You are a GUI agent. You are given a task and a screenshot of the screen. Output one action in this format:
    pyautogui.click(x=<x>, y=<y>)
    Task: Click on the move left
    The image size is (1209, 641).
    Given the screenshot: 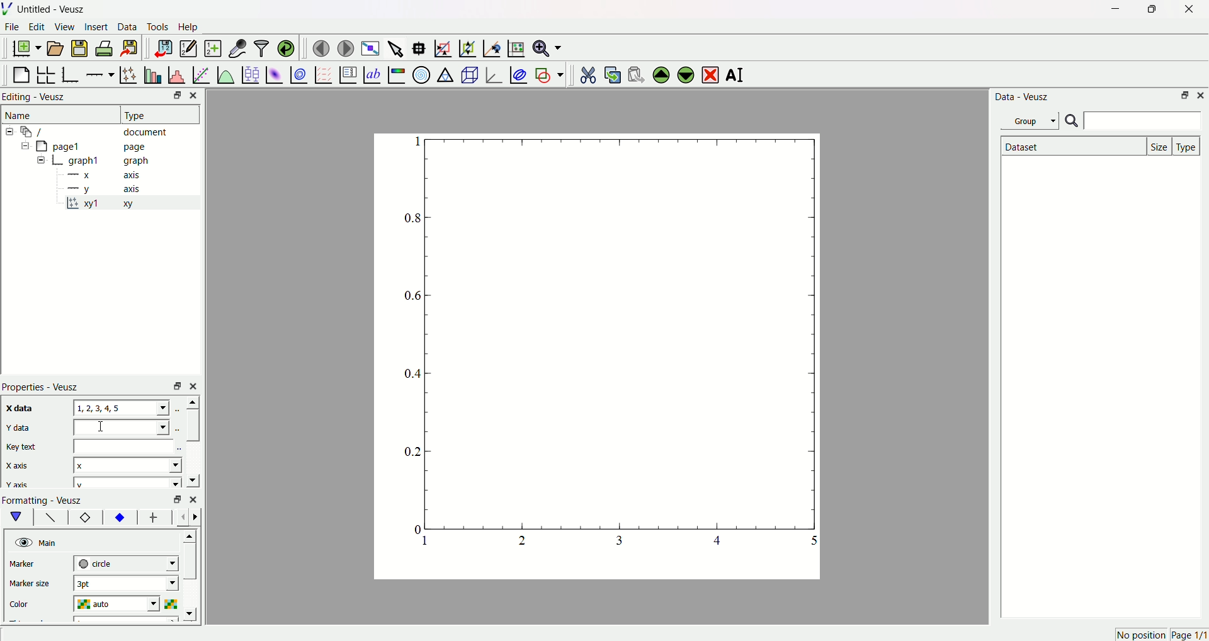 What is the action you would take?
    pyautogui.click(x=184, y=517)
    